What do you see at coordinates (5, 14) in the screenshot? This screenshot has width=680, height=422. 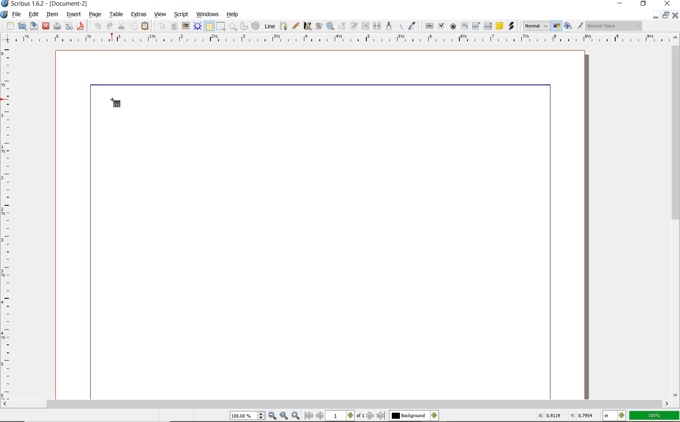 I see `system logo` at bounding box center [5, 14].